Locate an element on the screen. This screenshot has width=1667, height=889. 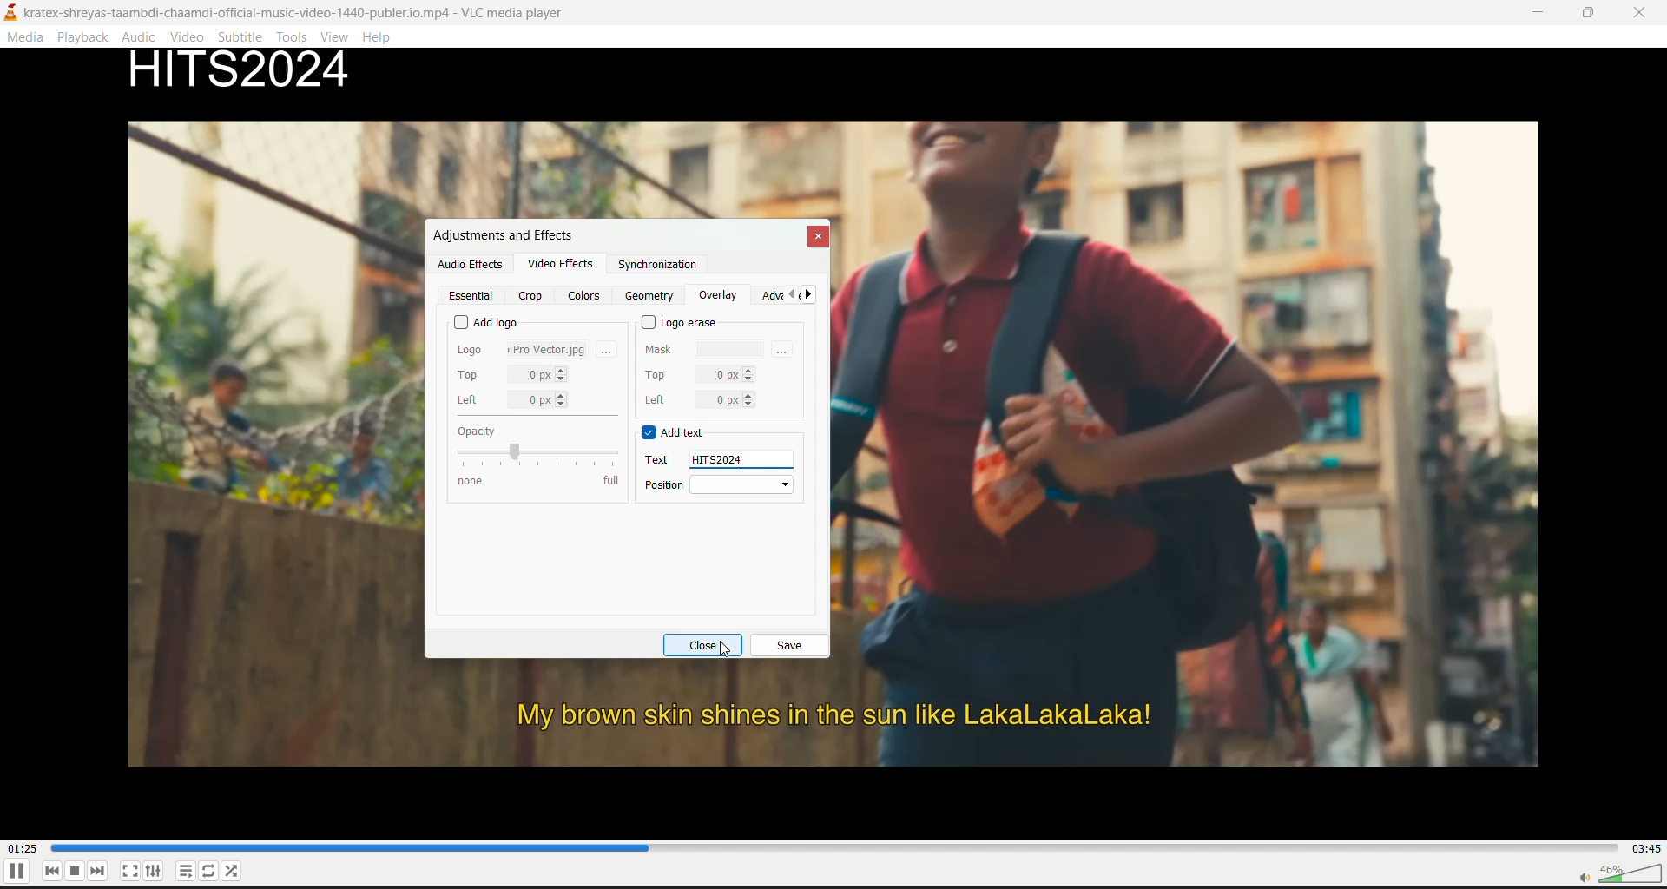
media is located at coordinates (27, 41).